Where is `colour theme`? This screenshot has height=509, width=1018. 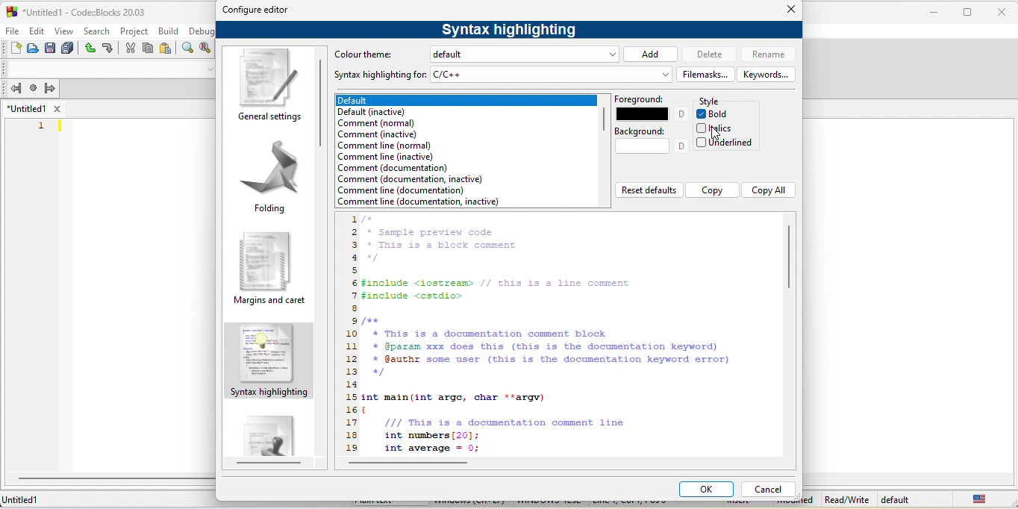
colour theme is located at coordinates (369, 55).